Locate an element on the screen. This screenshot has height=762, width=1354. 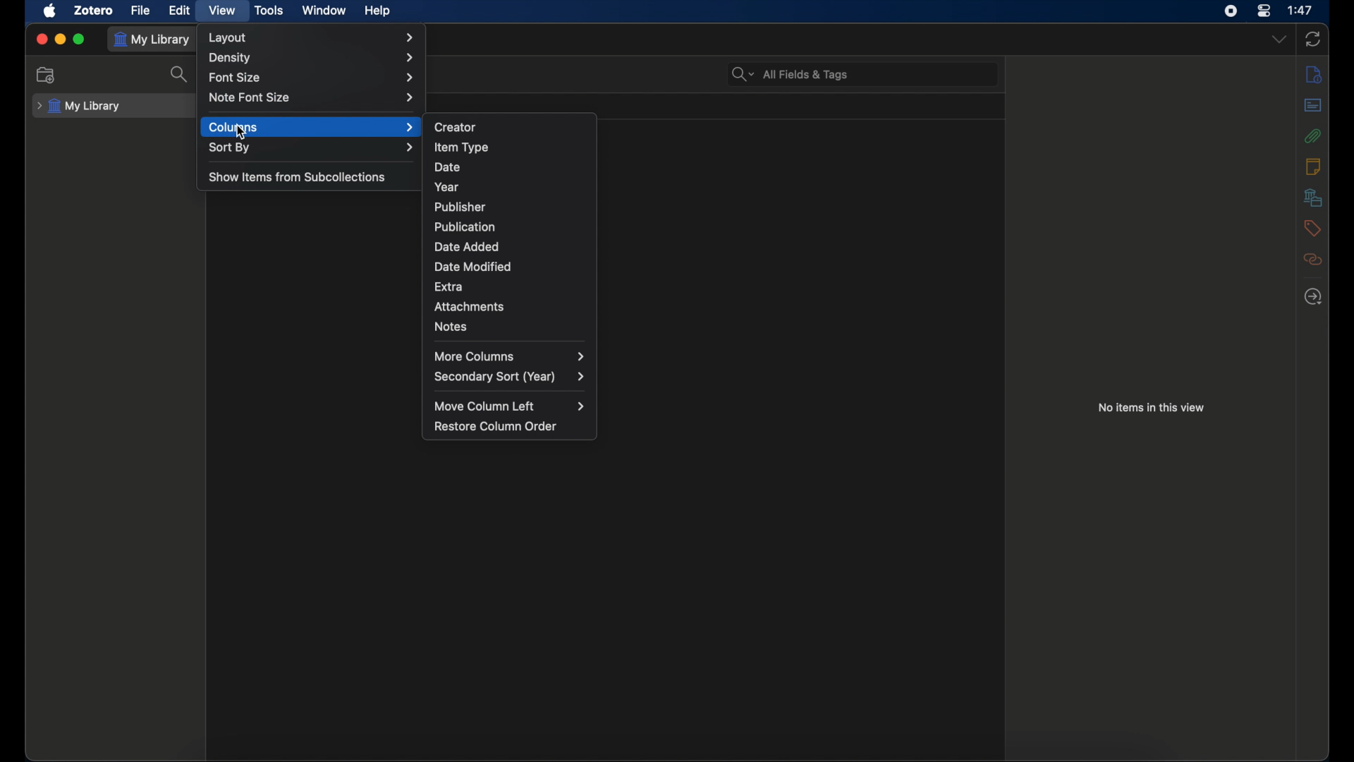
locate is located at coordinates (1313, 296).